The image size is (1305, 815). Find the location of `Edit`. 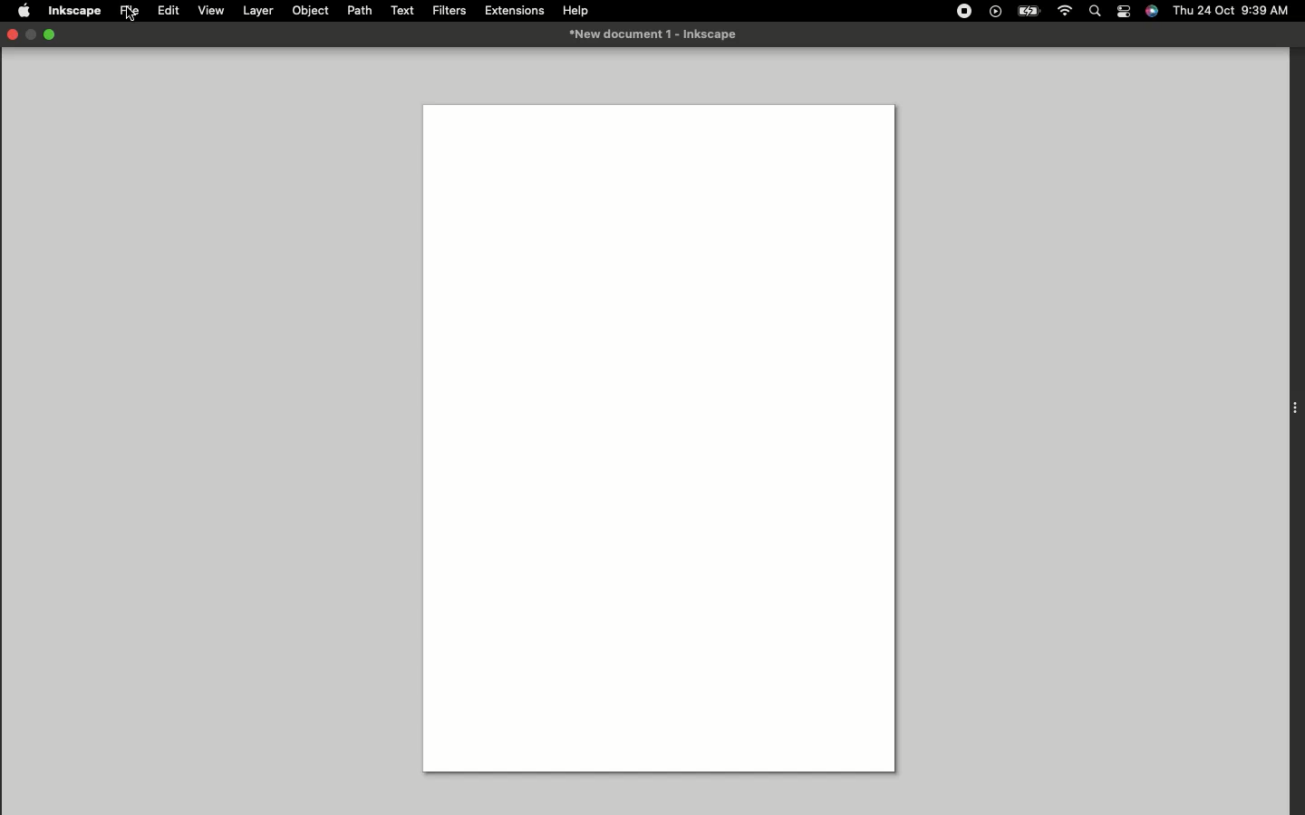

Edit is located at coordinates (166, 11).